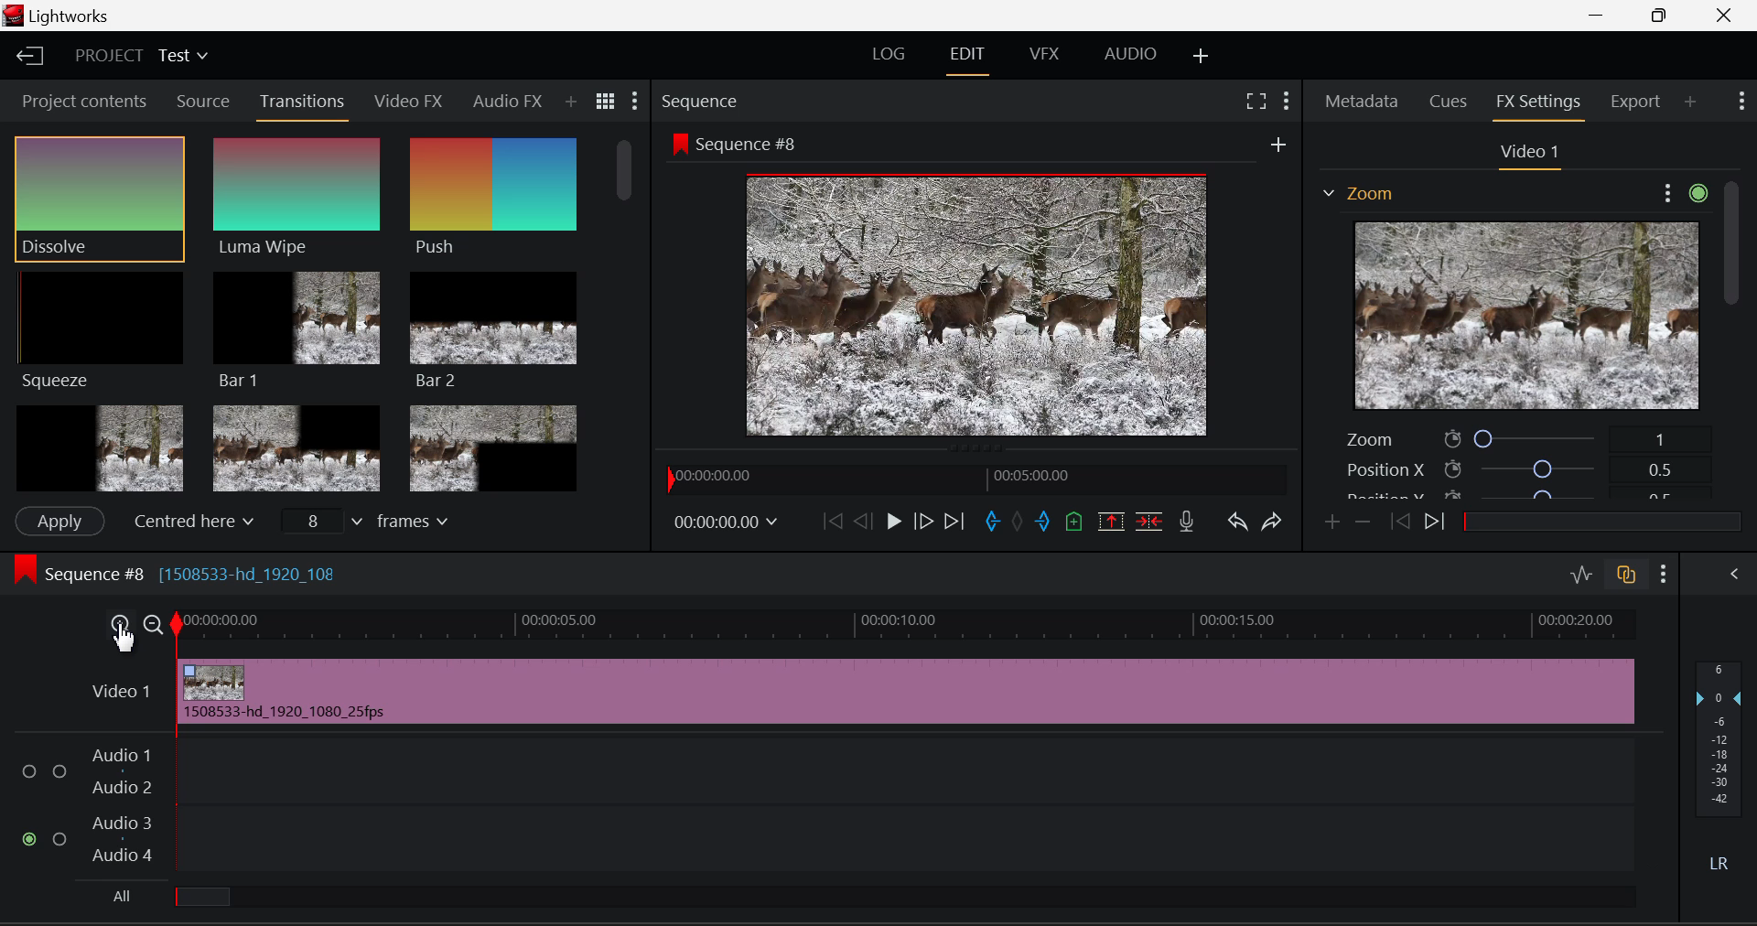  Describe the element at coordinates (1530, 152) in the screenshot. I see `Video Settings` at that location.